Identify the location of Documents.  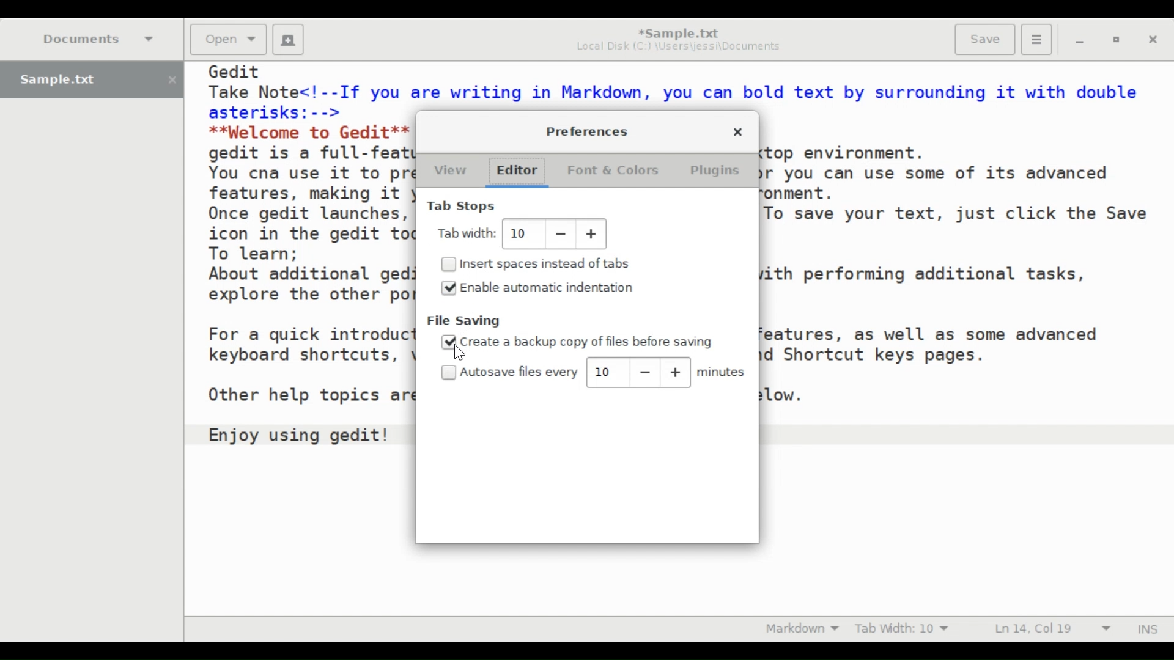
(100, 38).